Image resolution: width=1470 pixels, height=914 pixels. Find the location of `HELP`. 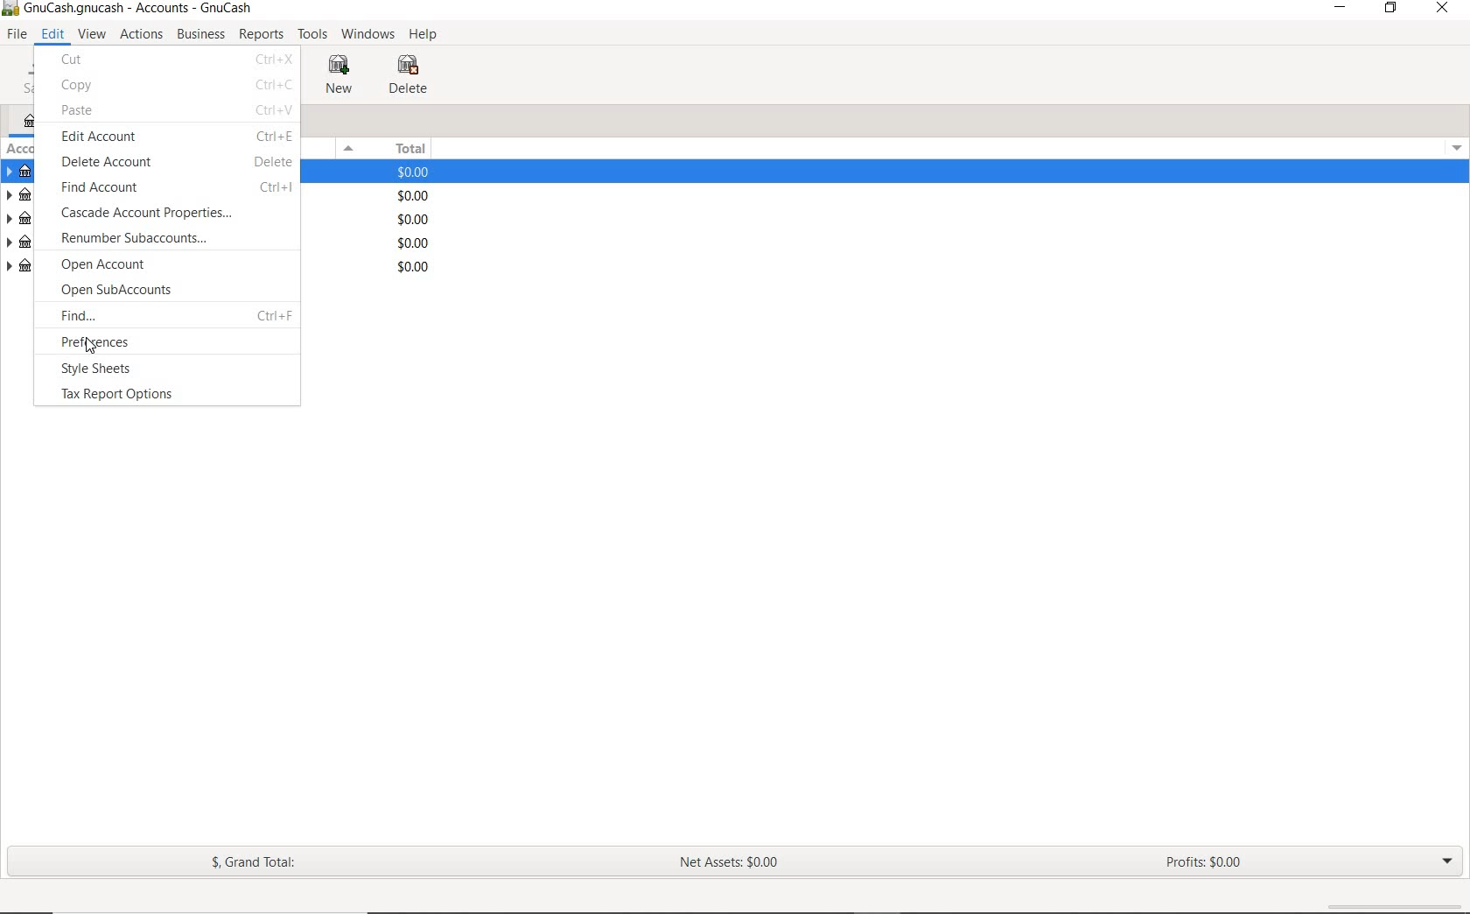

HELP is located at coordinates (424, 35).